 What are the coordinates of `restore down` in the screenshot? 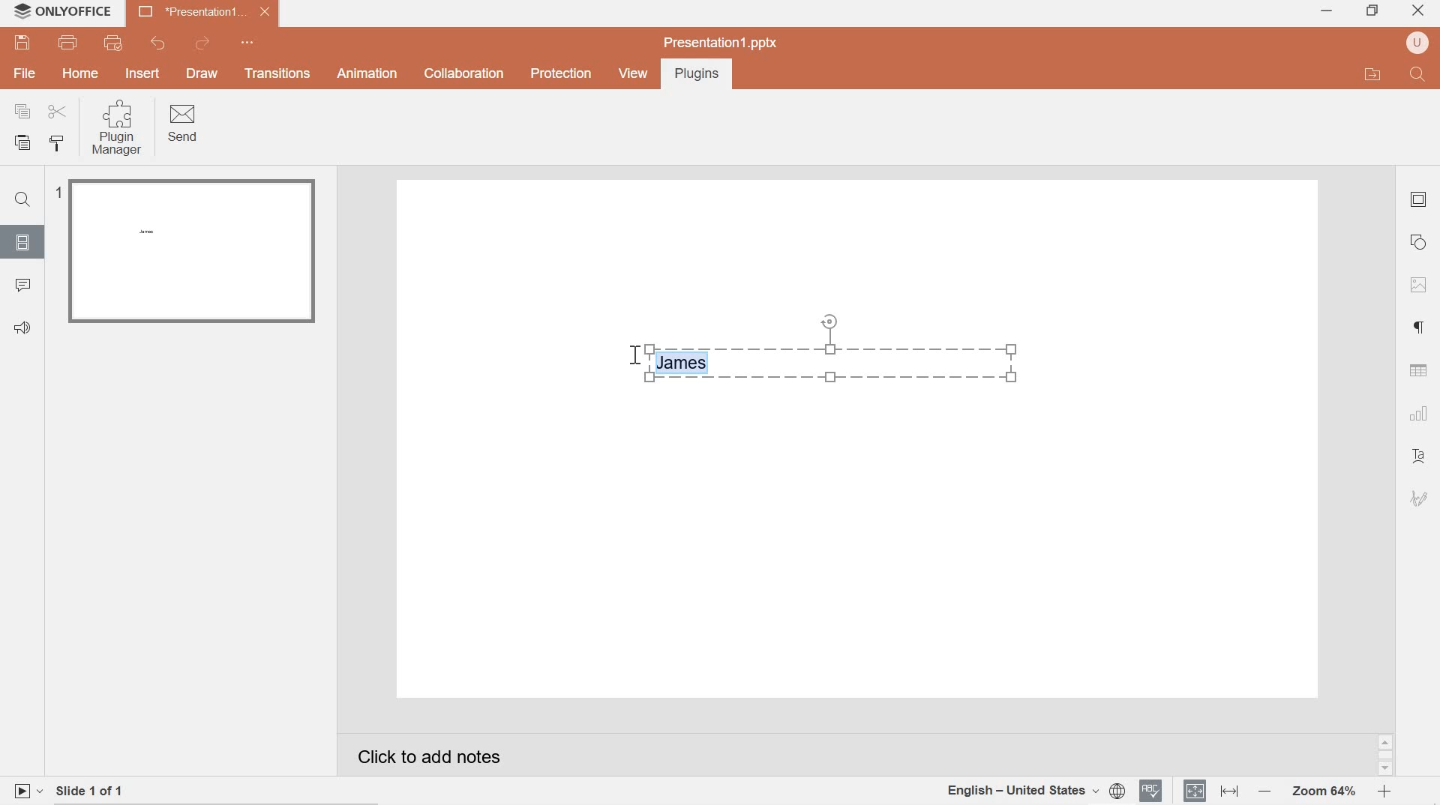 It's located at (1372, 9).